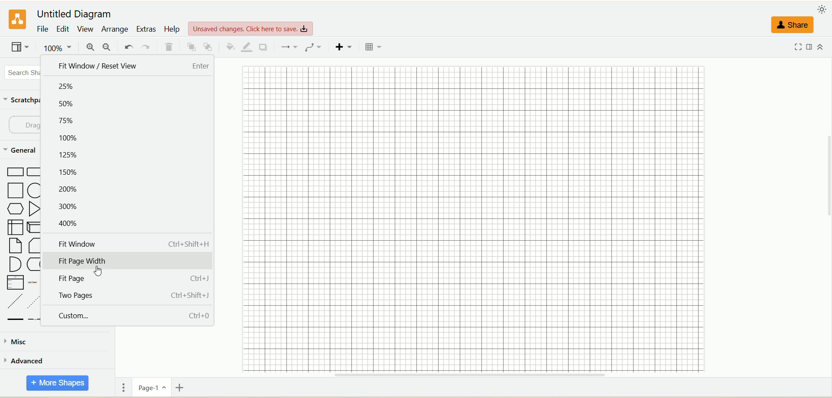 The image size is (832, 398). Describe the element at coordinates (15, 209) in the screenshot. I see `hexagon` at that location.